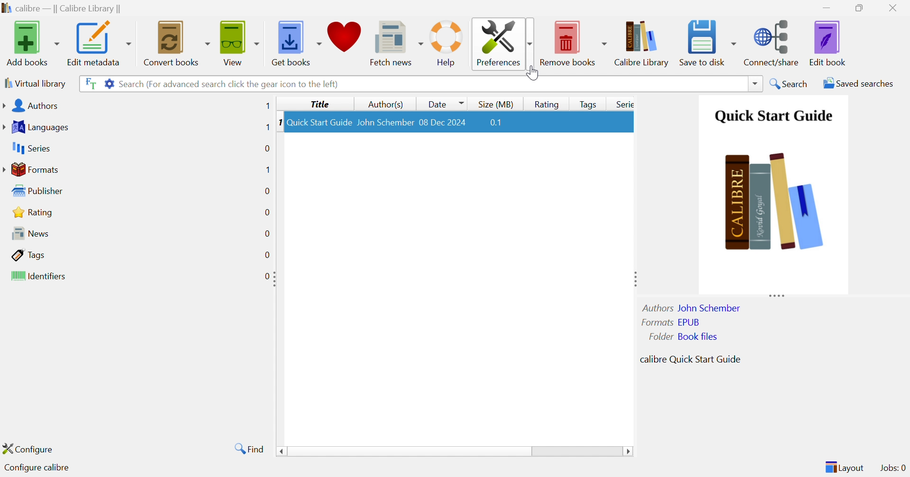 Image resolution: width=910 pixels, height=477 pixels. What do you see at coordinates (444, 103) in the screenshot?
I see `Date` at bounding box center [444, 103].